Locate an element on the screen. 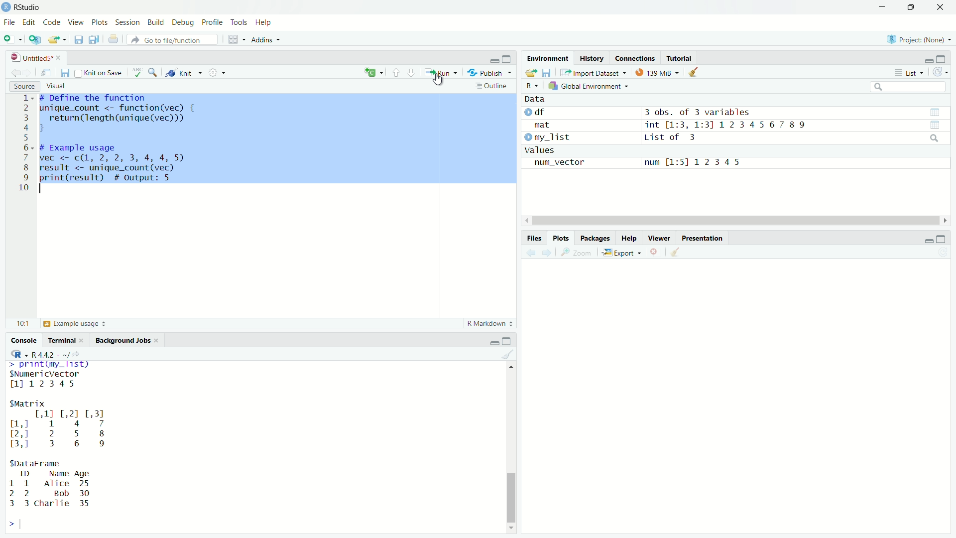  app icon is located at coordinates (6, 7).